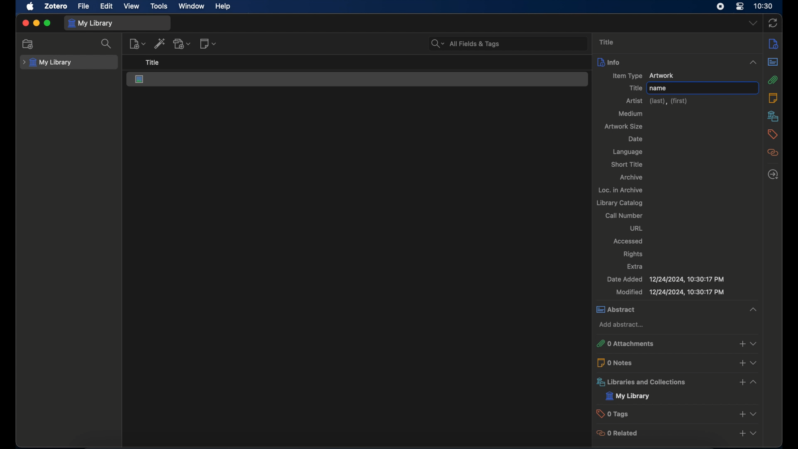  What do you see at coordinates (622, 325) in the screenshot?
I see `add abstract` at bounding box center [622, 325].